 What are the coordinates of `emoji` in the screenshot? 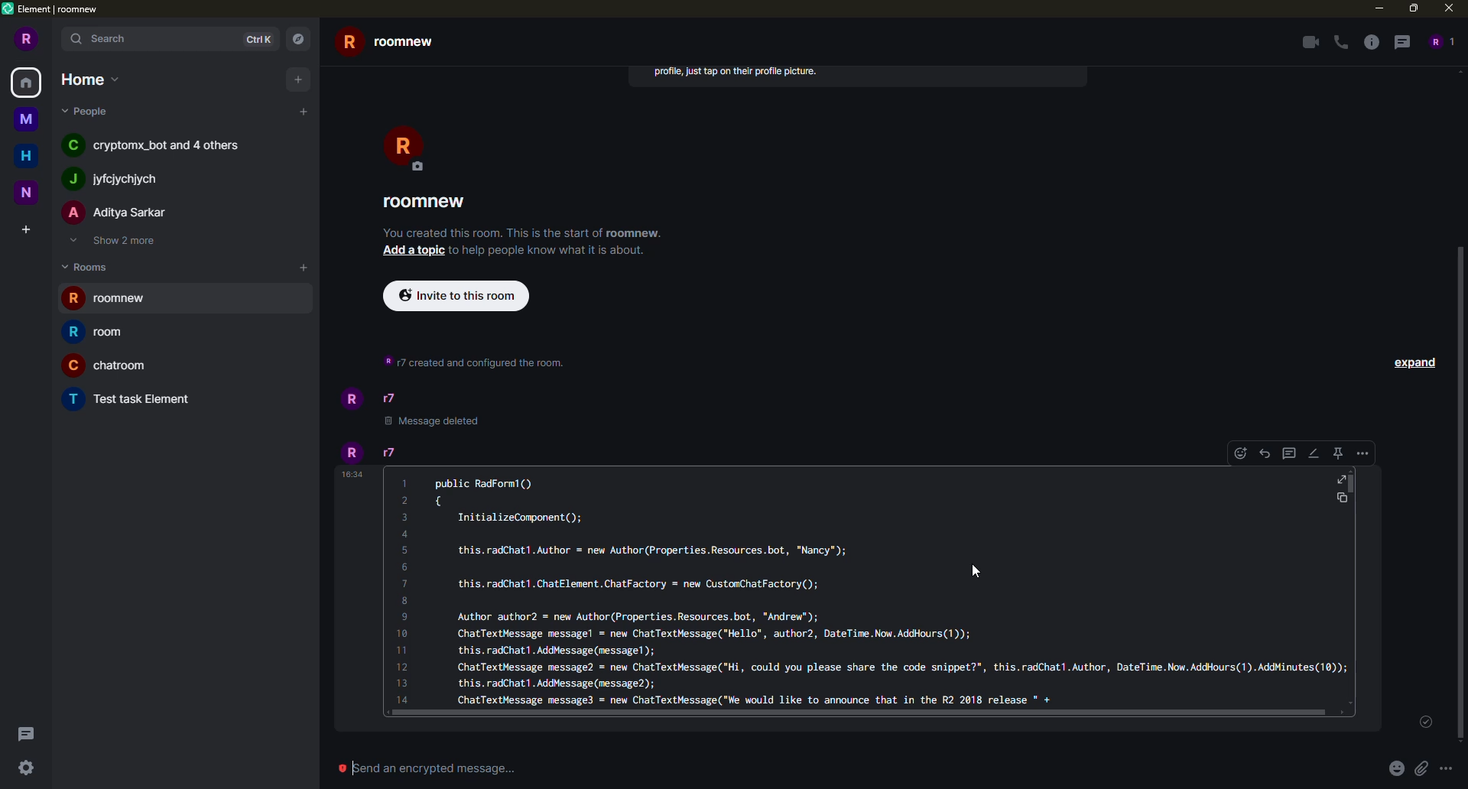 It's located at (1240, 454).